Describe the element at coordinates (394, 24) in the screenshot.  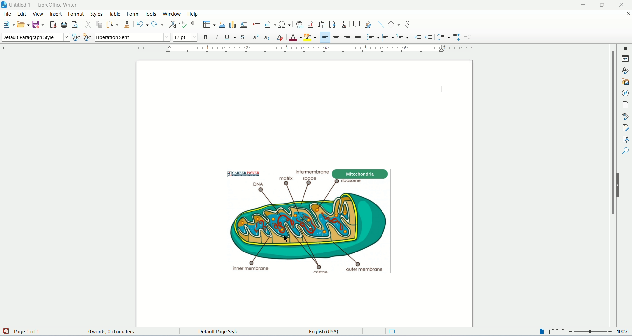
I see `basic shapes` at that location.